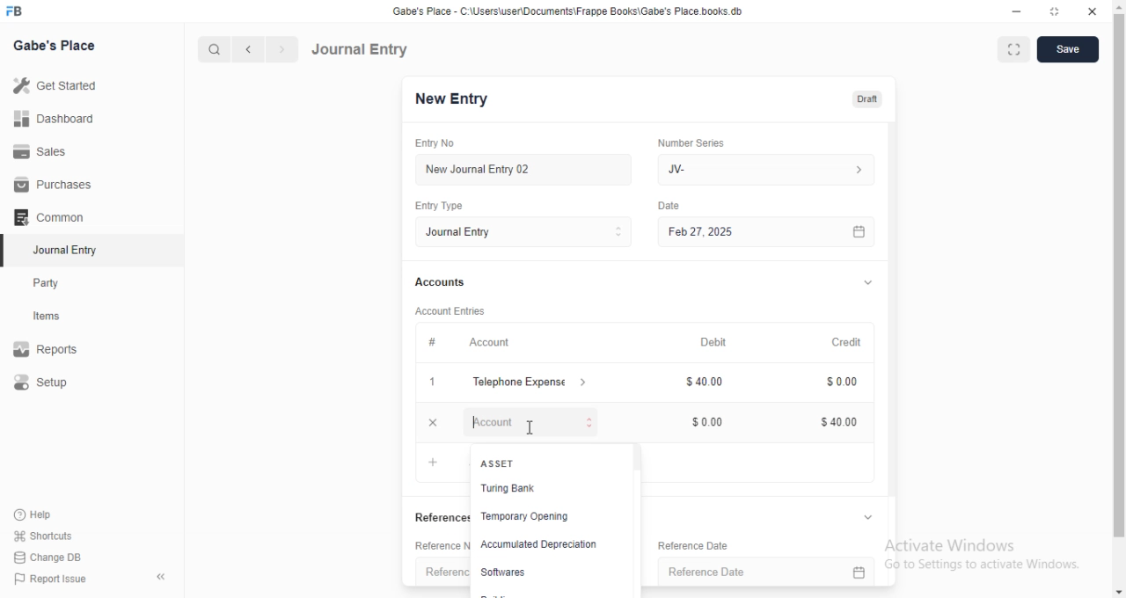 This screenshot has height=598, width=1126. I want to click on Gabe's Place, so click(55, 45).